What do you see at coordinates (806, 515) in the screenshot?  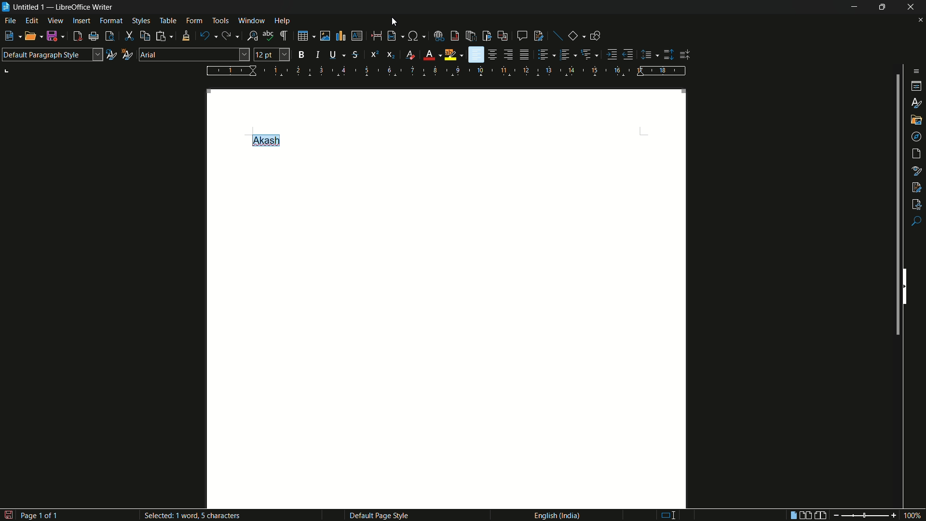 I see `multiple page` at bounding box center [806, 515].